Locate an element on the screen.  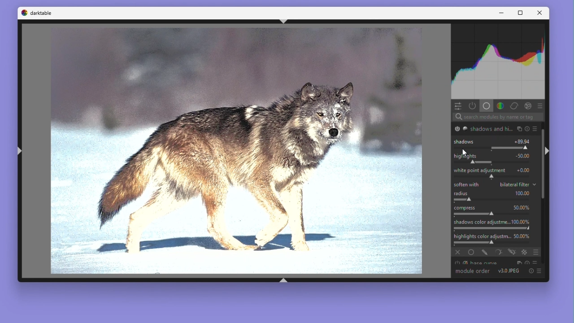
bilateral filter is located at coordinates (517, 184).